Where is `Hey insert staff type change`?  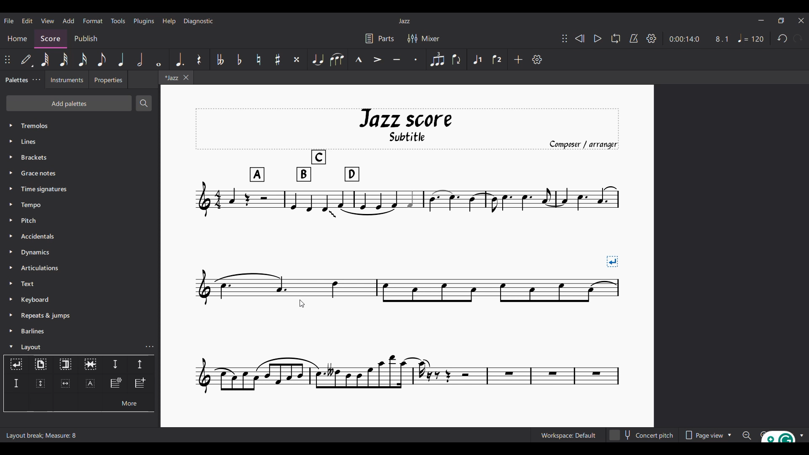 Hey insert staff type change is located at coordinates (115, 384).